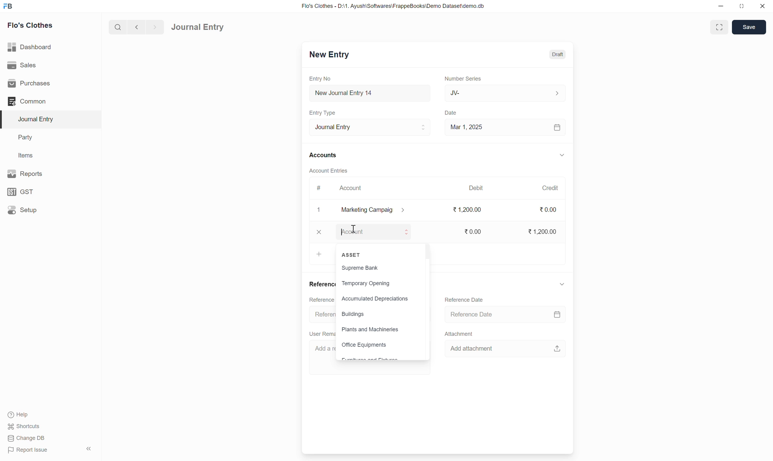 Image resolution: width=773 pixels, height=461 pixels. What do you see at coordinates (197, 27) in the screenshot?
I see `Journal Entry` at bounding box center [197, 27].